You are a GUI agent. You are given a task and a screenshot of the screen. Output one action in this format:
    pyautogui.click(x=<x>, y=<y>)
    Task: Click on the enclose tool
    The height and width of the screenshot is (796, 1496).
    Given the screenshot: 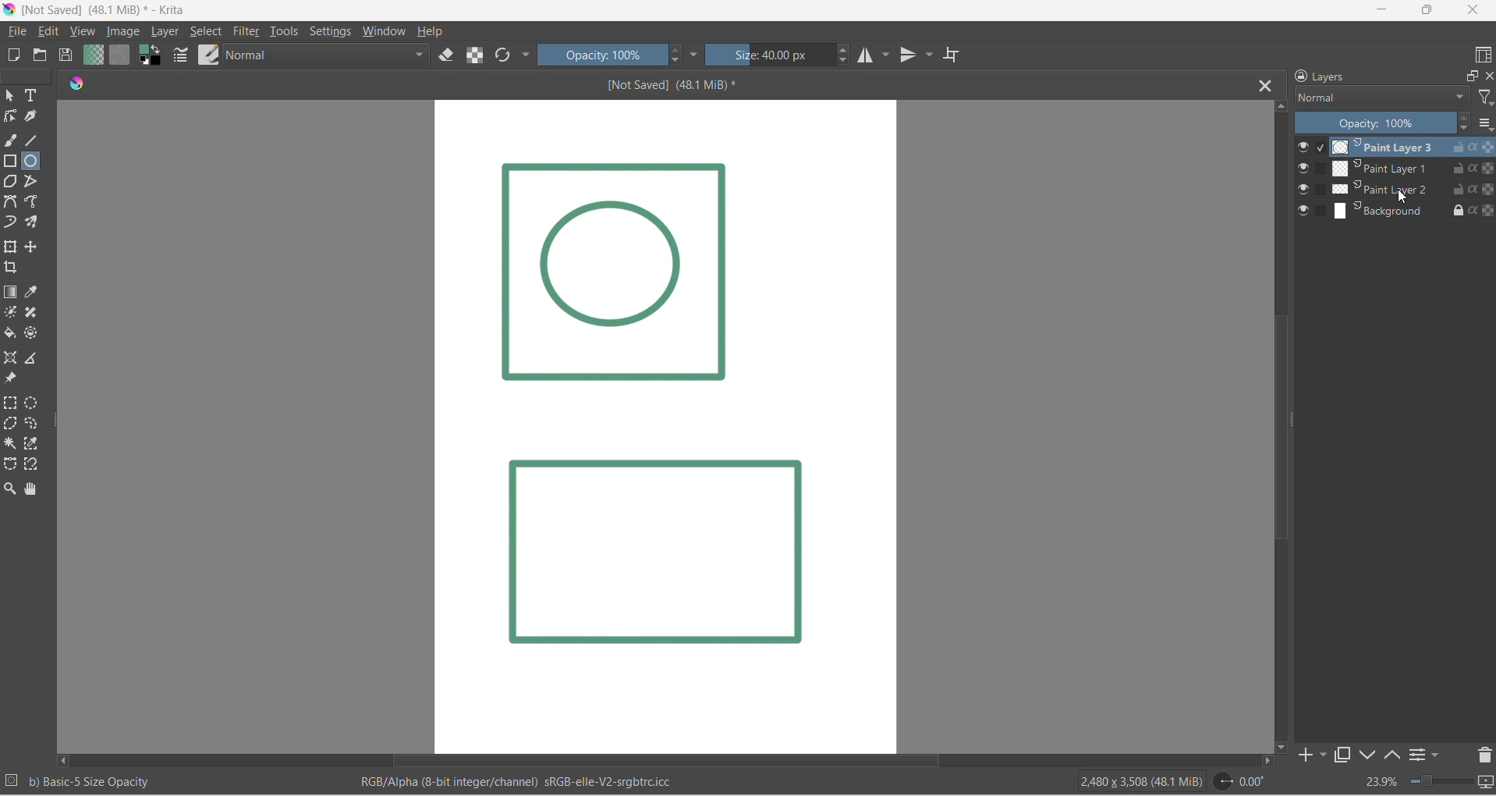 What is the action you would take?
    pyautogui.click(x=34, y=334)
    